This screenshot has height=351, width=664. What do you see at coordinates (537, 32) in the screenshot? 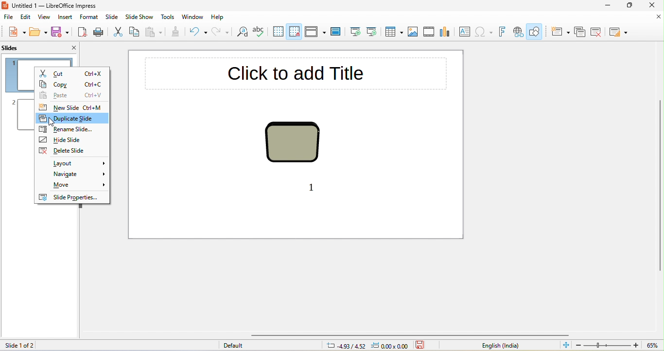
I see `show draw function` at bounding box center [537, 32].